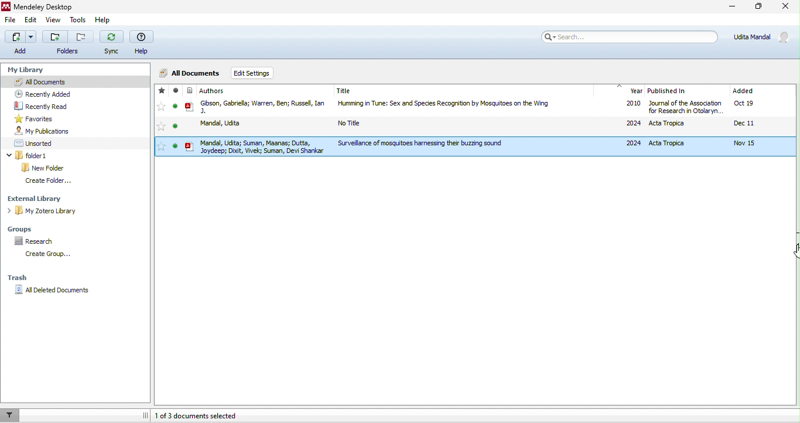  I want to click on filter, so click(13, 415).